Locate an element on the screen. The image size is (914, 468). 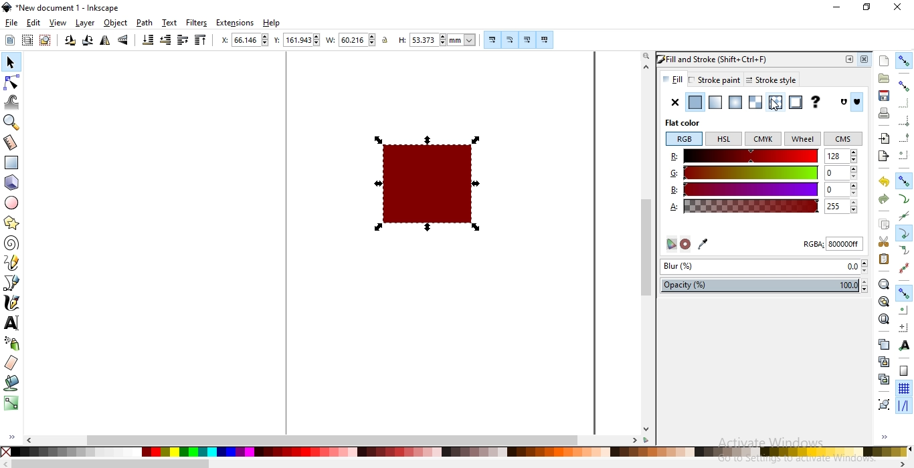
linear gradient is located at coordinates (715, 102).